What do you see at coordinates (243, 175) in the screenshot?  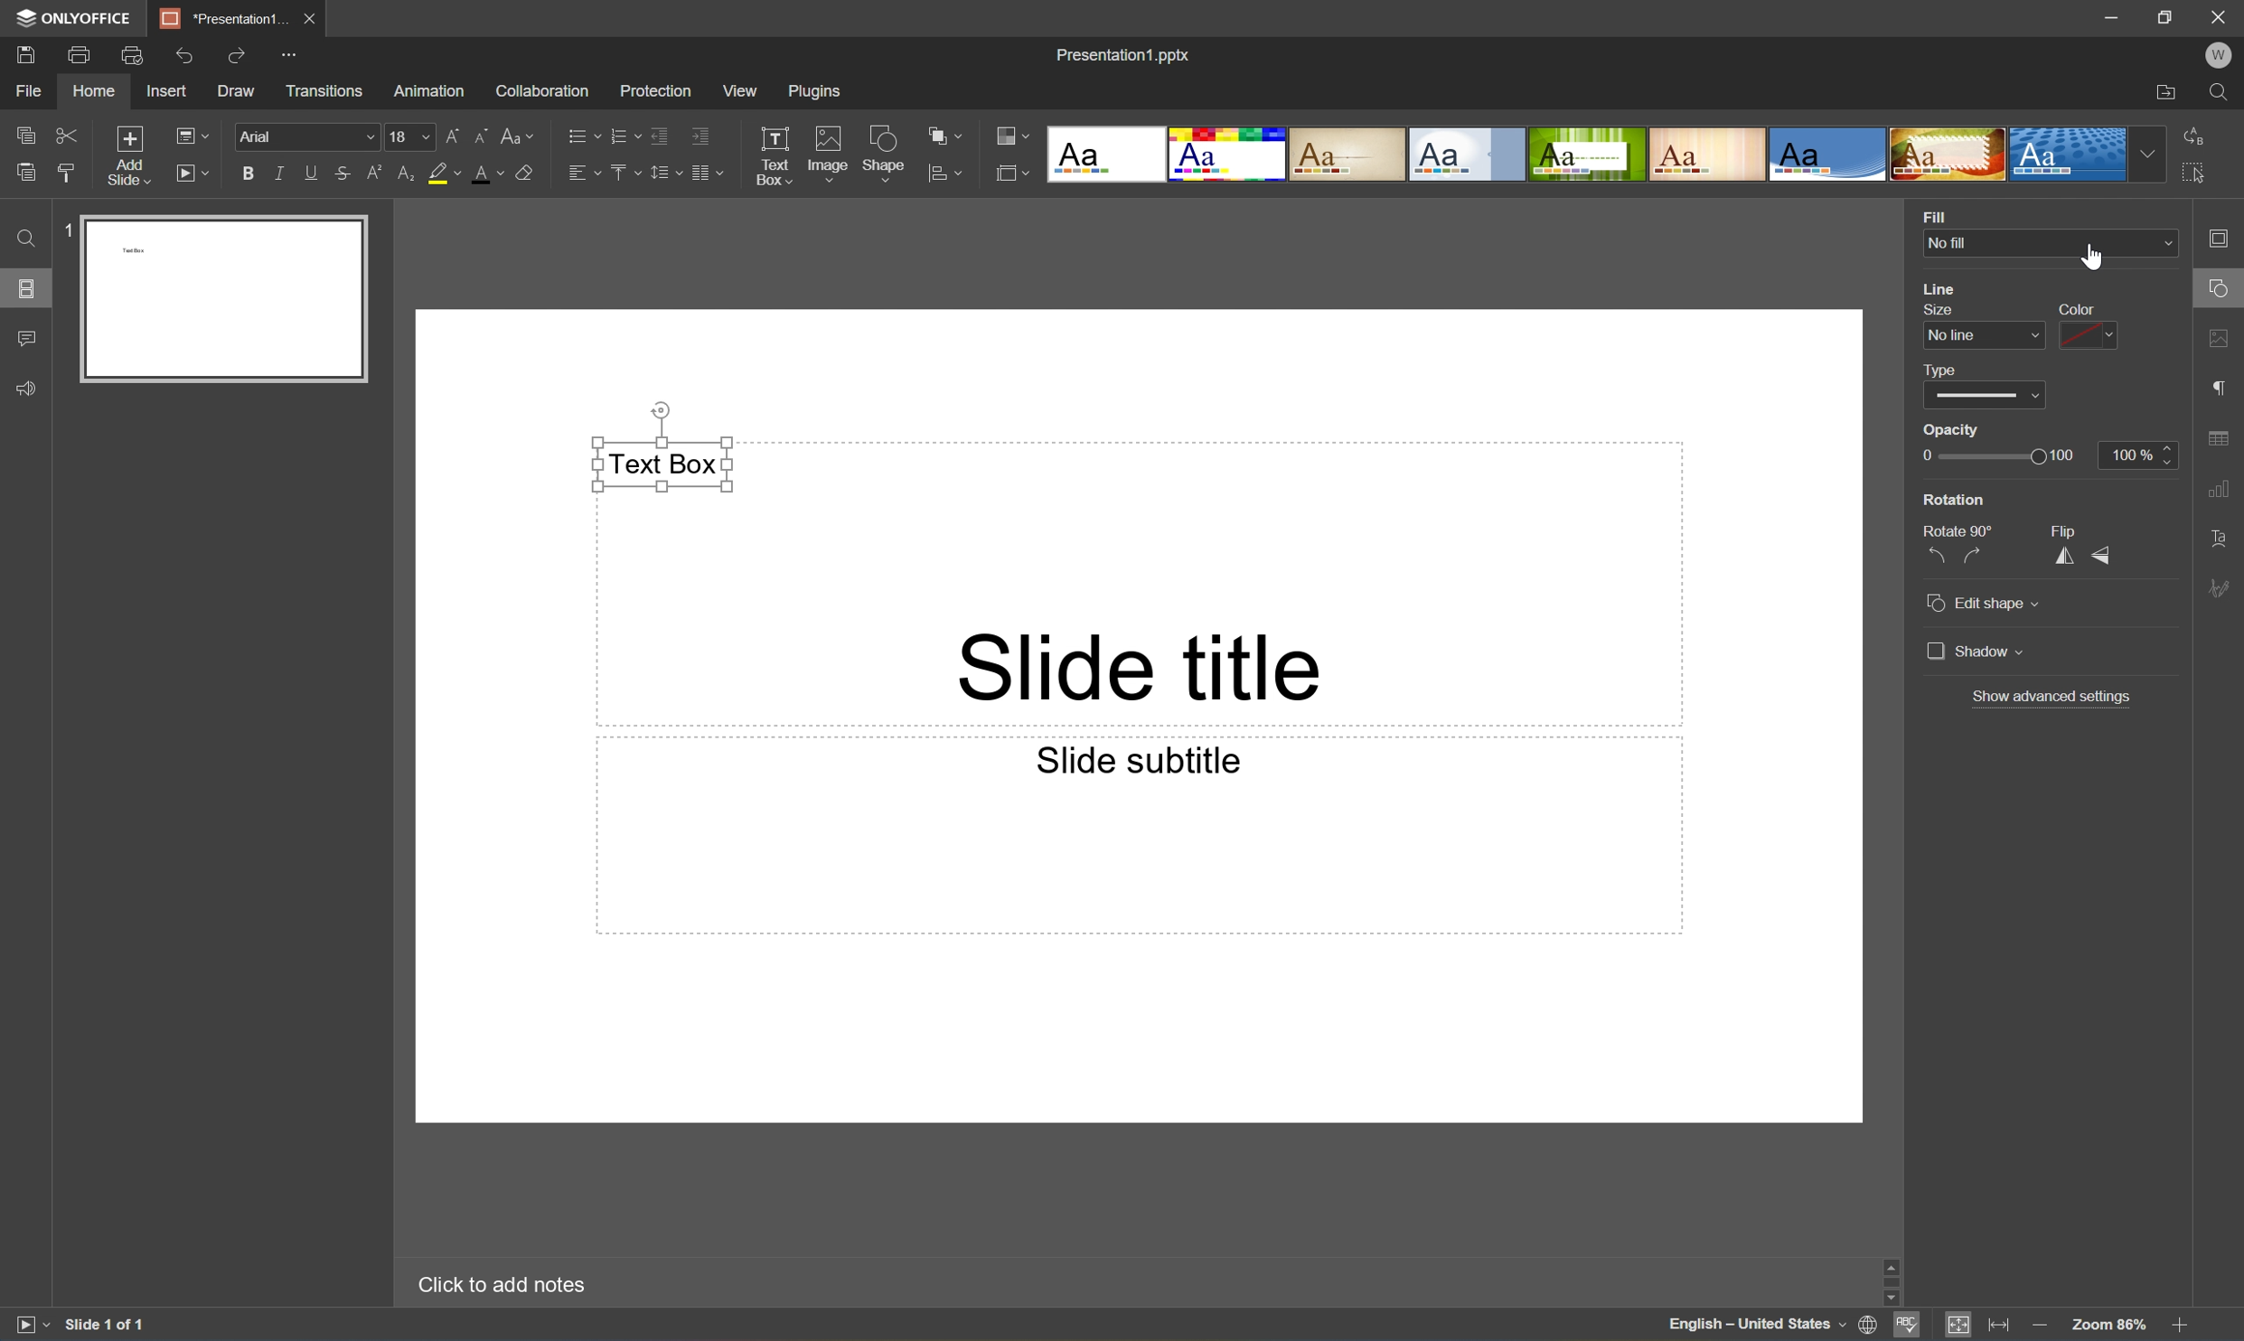 I see `Bold` at bounding box center [243, 175].